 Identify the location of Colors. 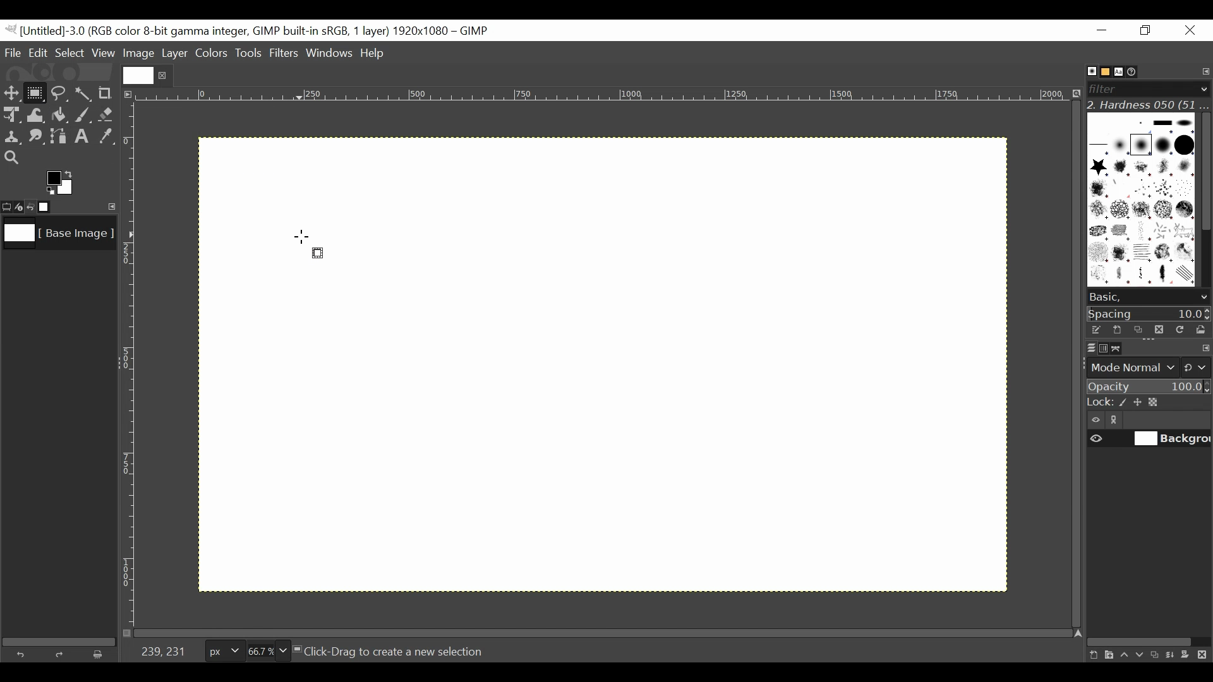
(212, 53).